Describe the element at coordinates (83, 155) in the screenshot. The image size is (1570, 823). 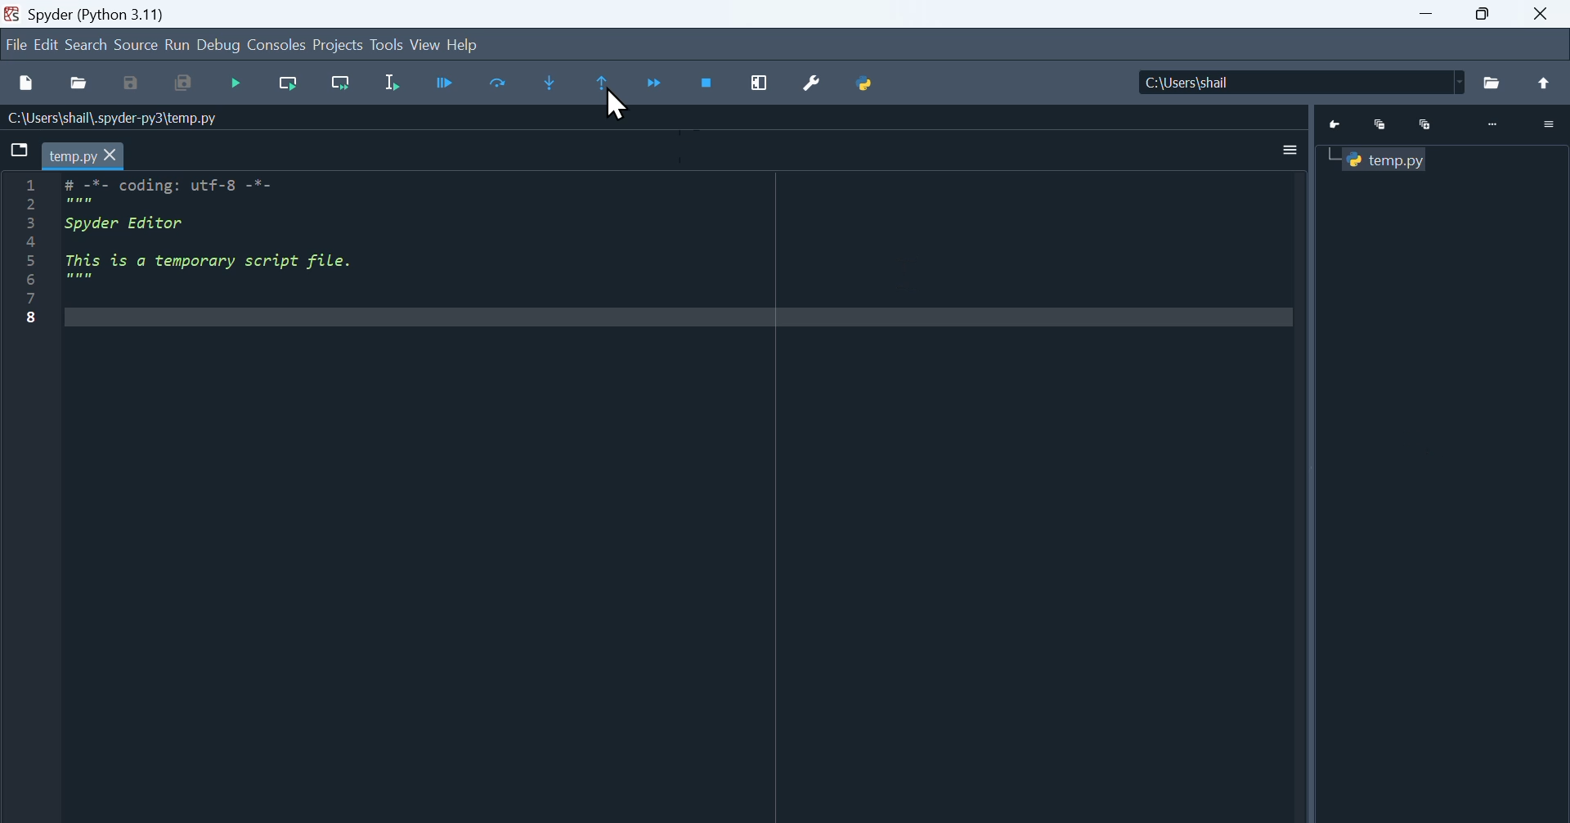
I see `temp.py` at that location.